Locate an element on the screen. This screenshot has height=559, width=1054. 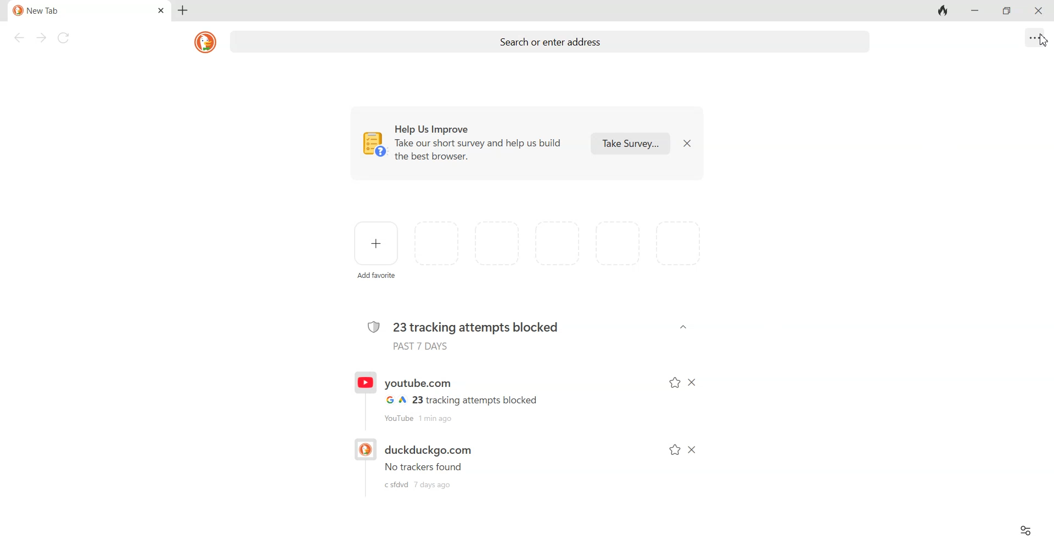
Recent history is located at coordinates (460, 463).